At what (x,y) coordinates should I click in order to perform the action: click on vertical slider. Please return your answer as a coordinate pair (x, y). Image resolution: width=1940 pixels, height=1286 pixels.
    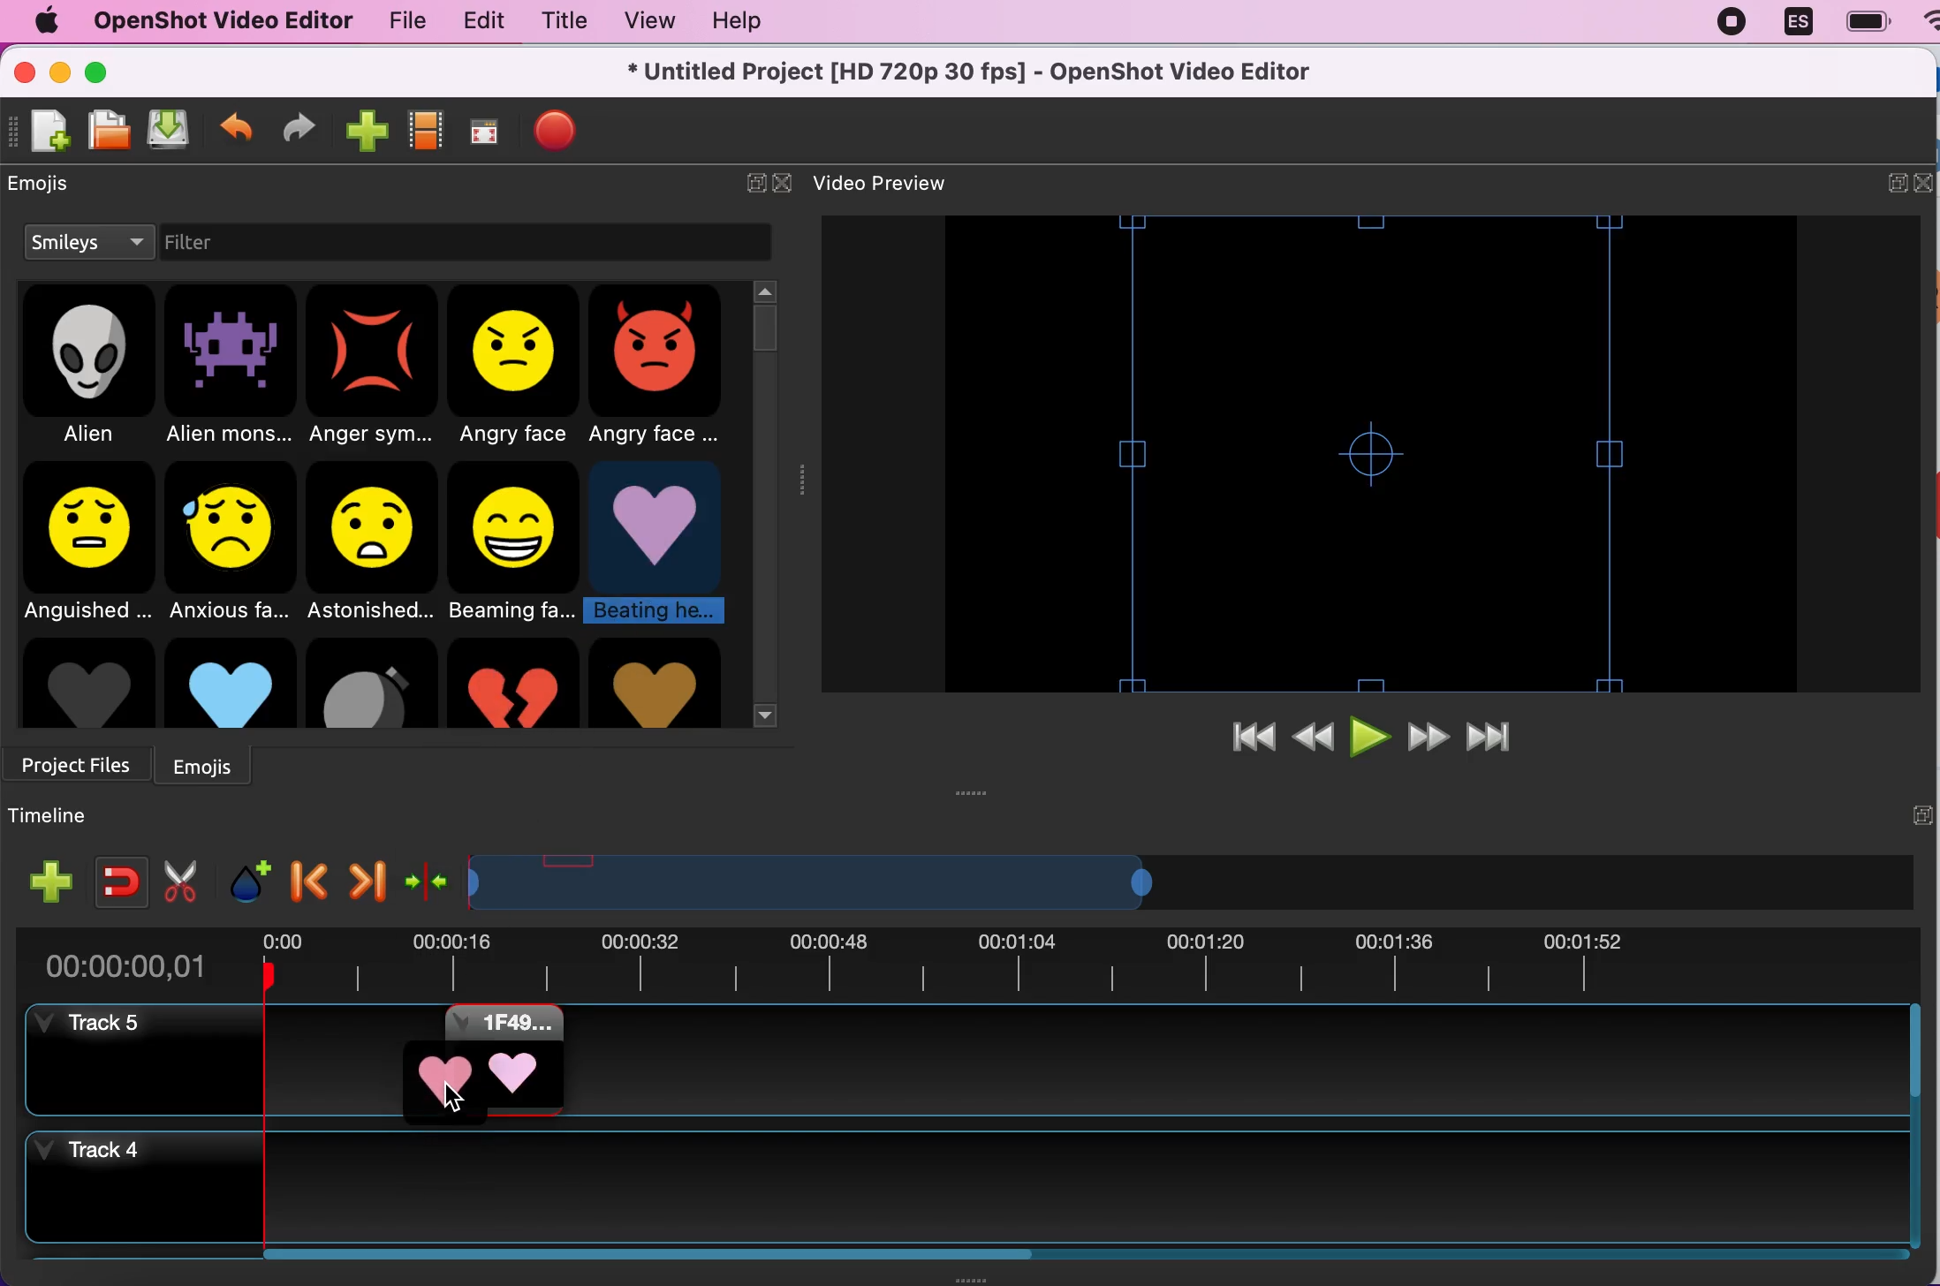
    Looking at the image, I should click on (765, 324).